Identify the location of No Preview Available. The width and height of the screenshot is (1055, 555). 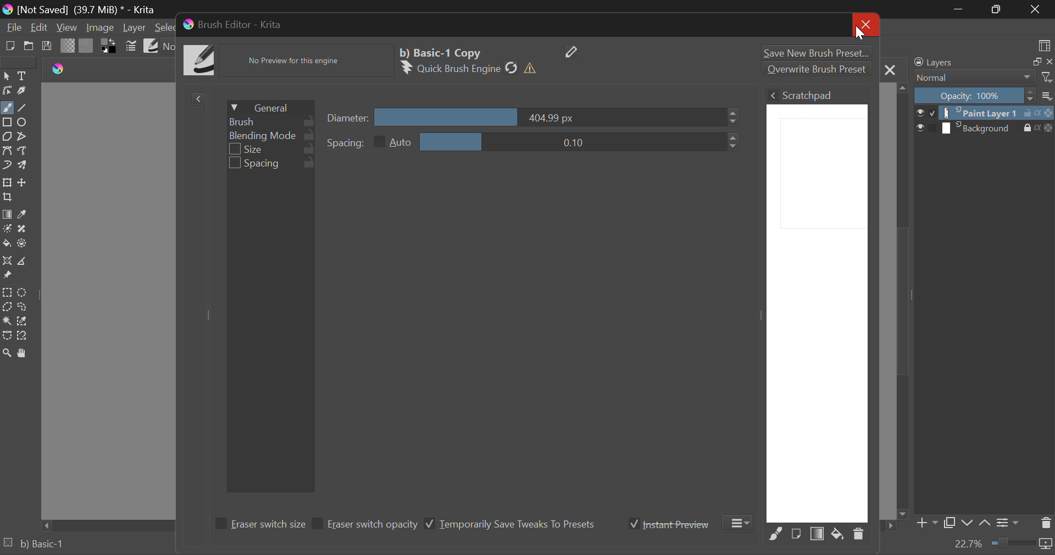
(297, 61).